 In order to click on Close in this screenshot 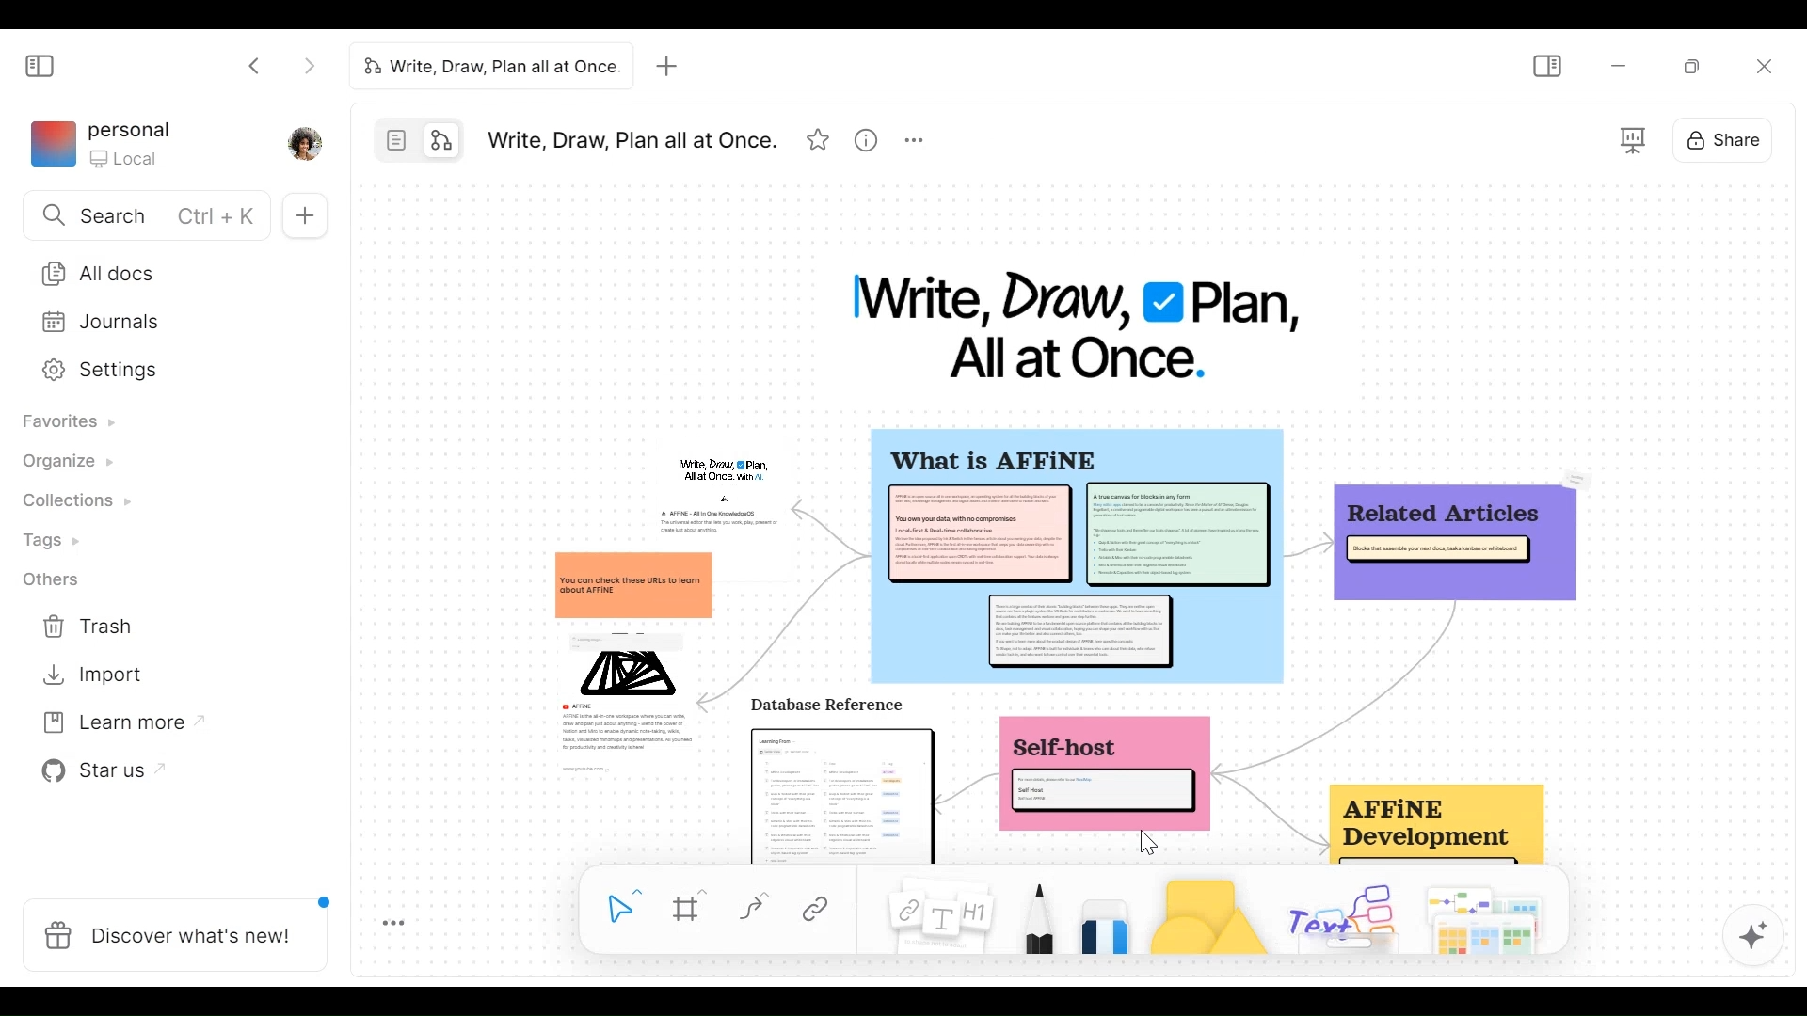, I will do `click(1764, 65)`.